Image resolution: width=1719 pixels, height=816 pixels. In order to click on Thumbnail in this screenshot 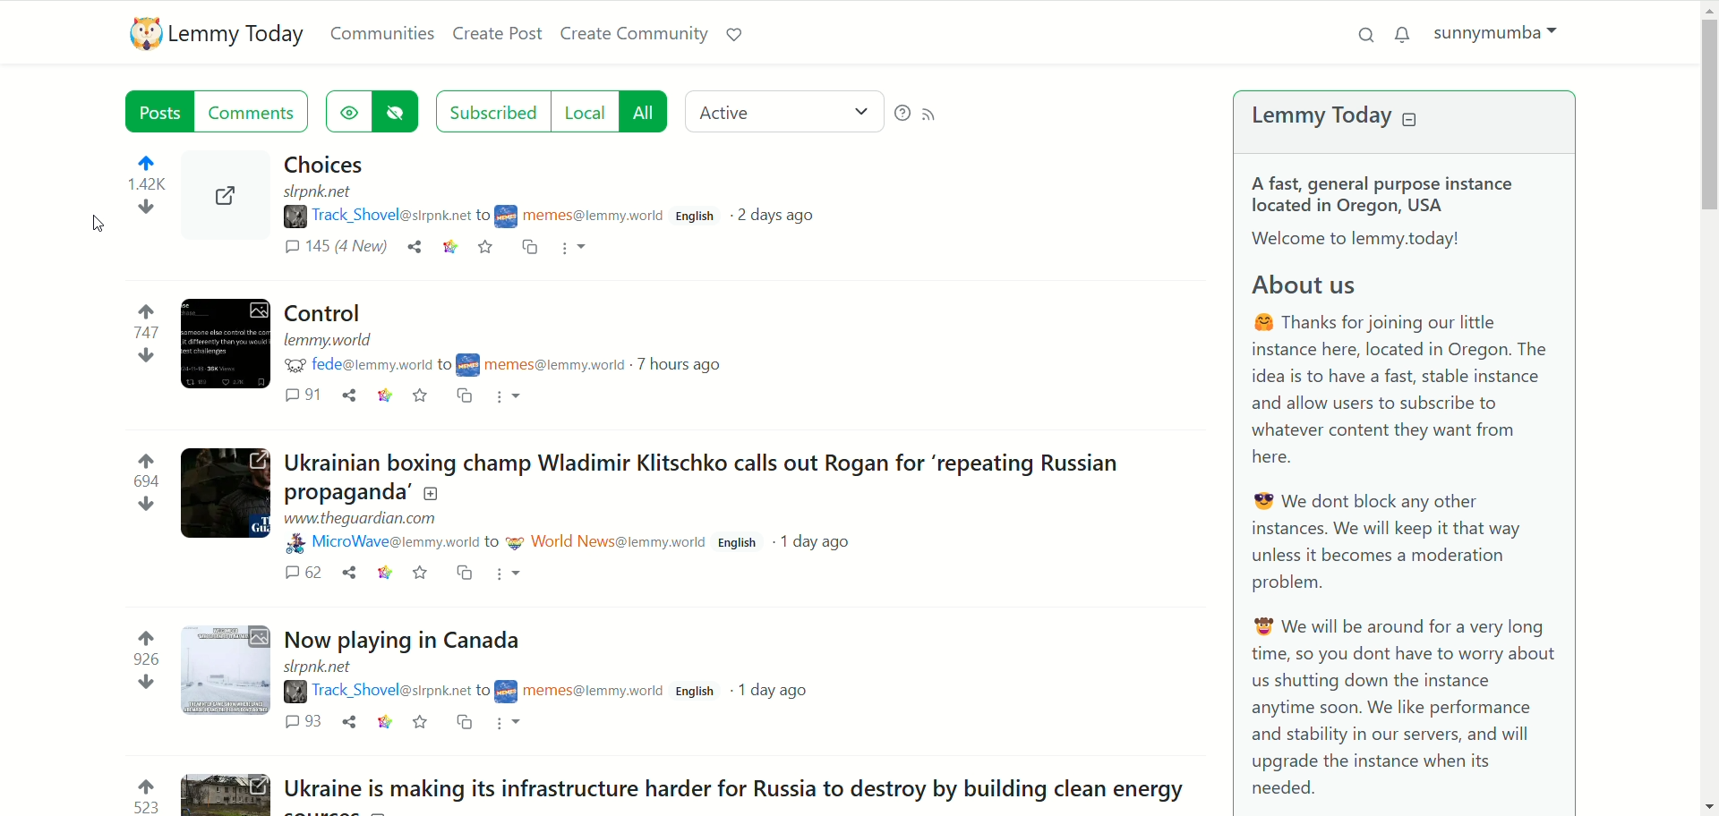, I will do `click(229, 209)`.